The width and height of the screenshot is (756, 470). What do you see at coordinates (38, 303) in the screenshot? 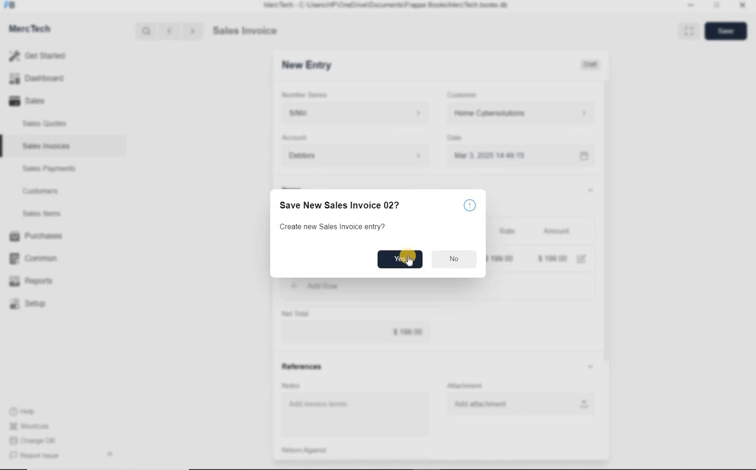
I see `Setup` at bounding box center [38, 303].